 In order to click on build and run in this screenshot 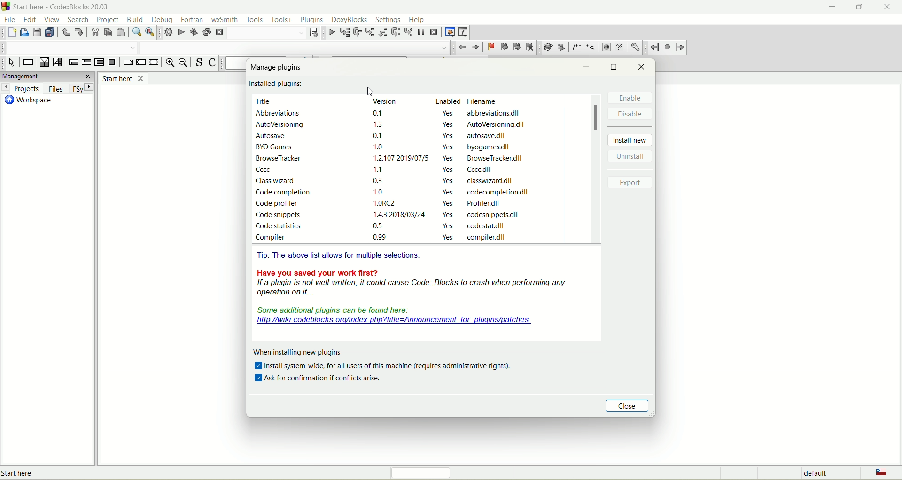, I will do `click(195, 32)`.